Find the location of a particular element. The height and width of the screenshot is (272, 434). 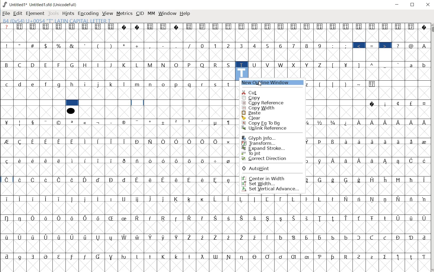

Symbol is located at coordinates (125, 180).